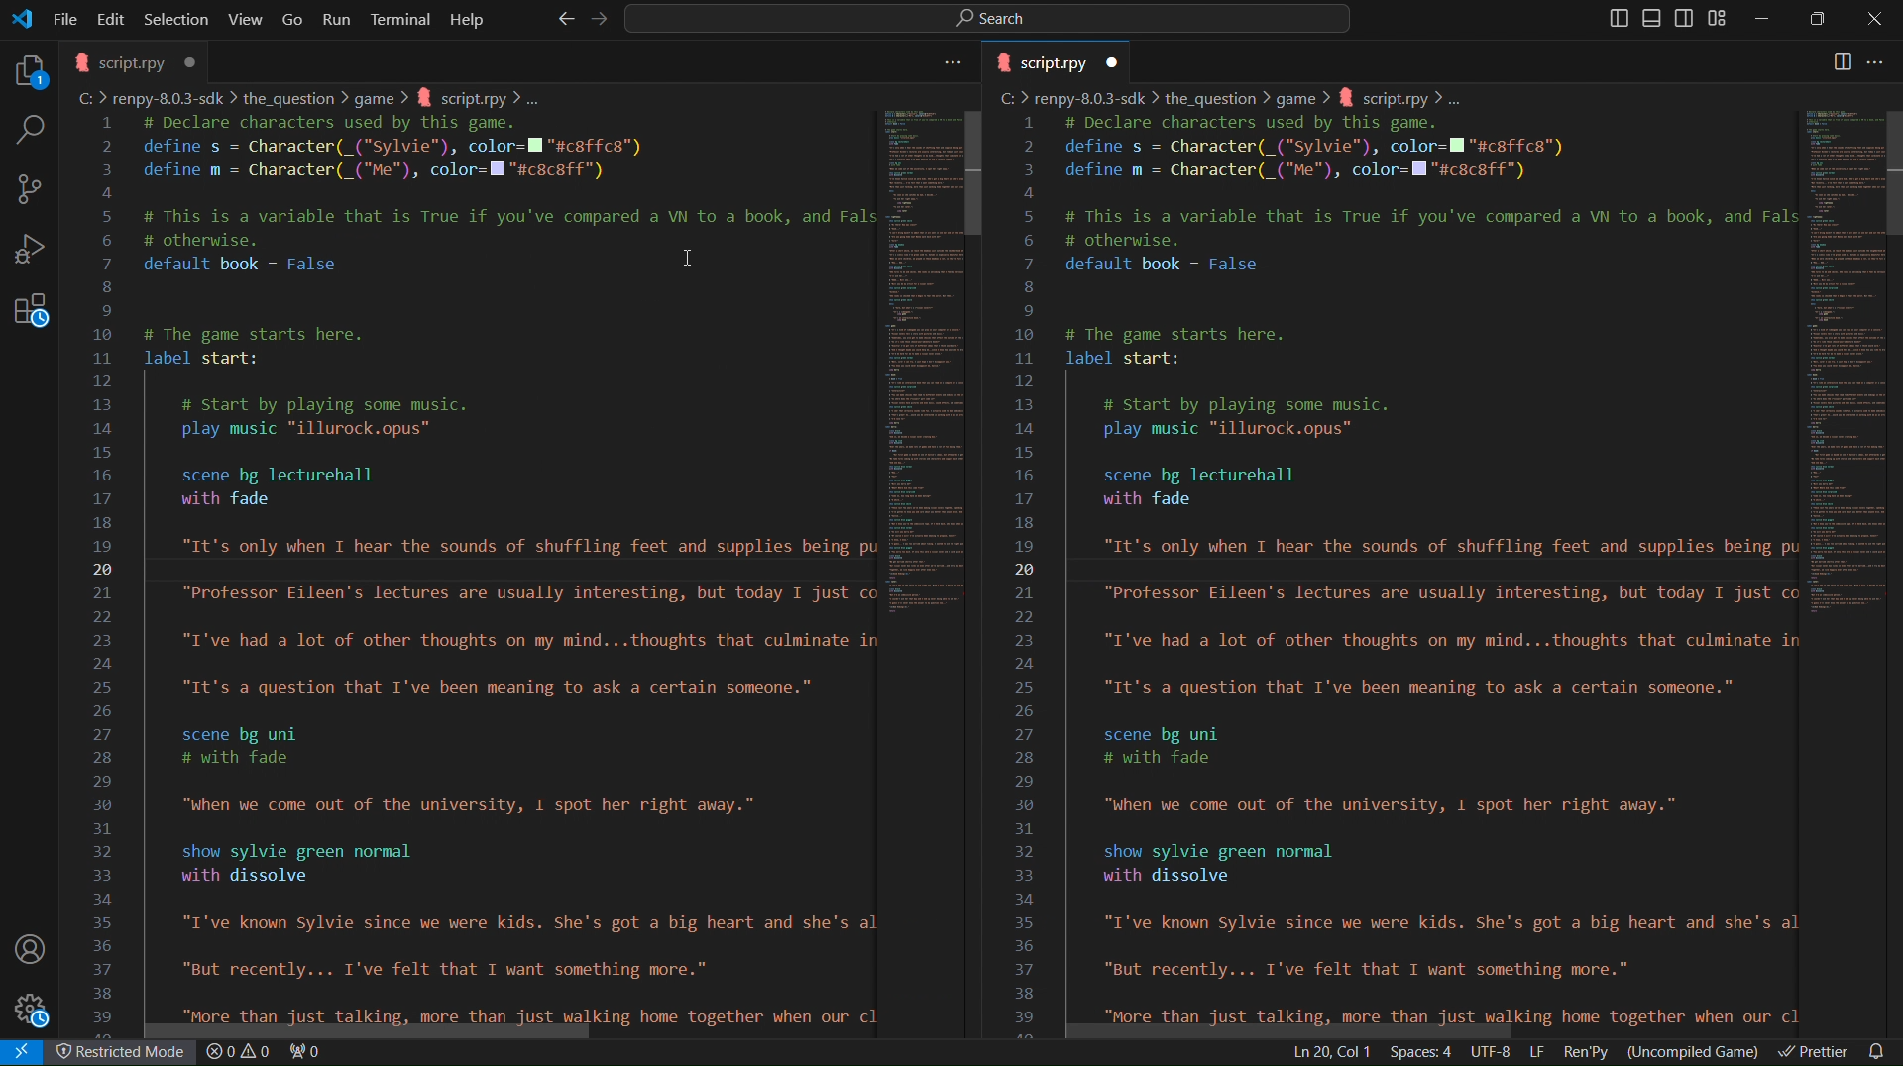  What do you see at coordinates (267, 1053) in the screenshot?
I see `Errors` at bounding box center [267, 1053].